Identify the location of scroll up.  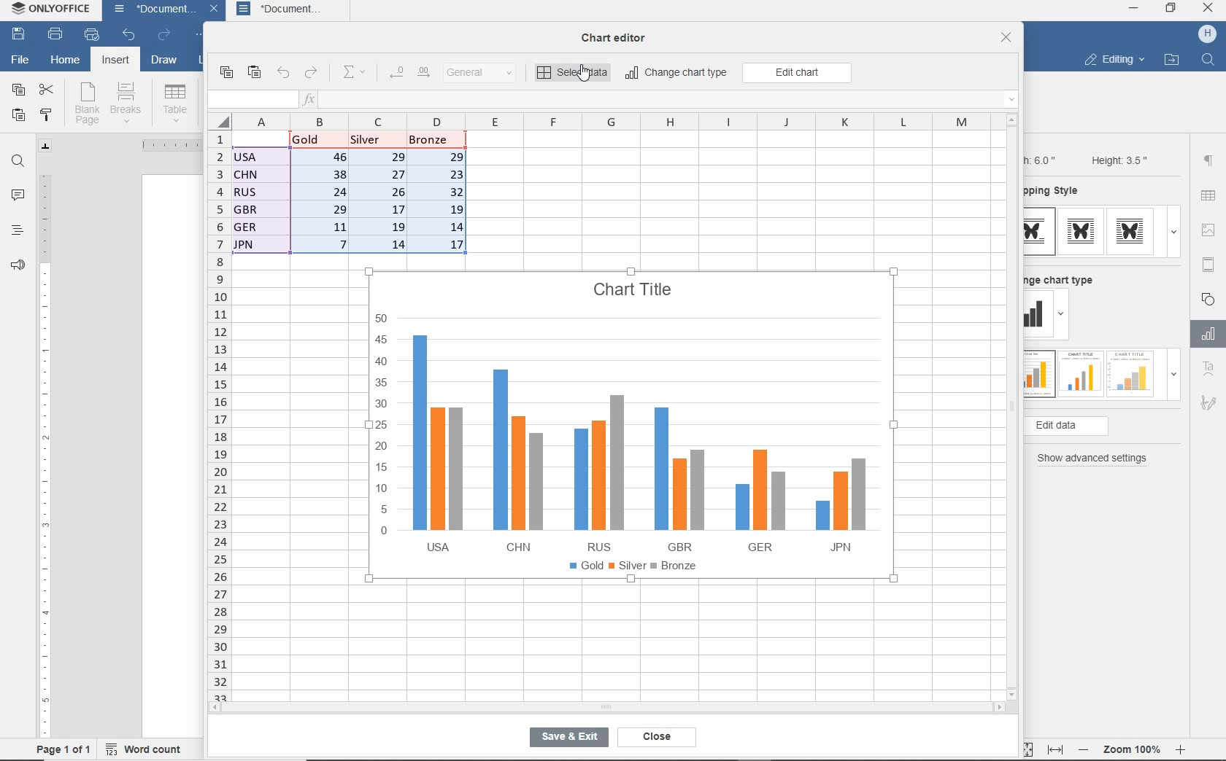
(1012, 120).